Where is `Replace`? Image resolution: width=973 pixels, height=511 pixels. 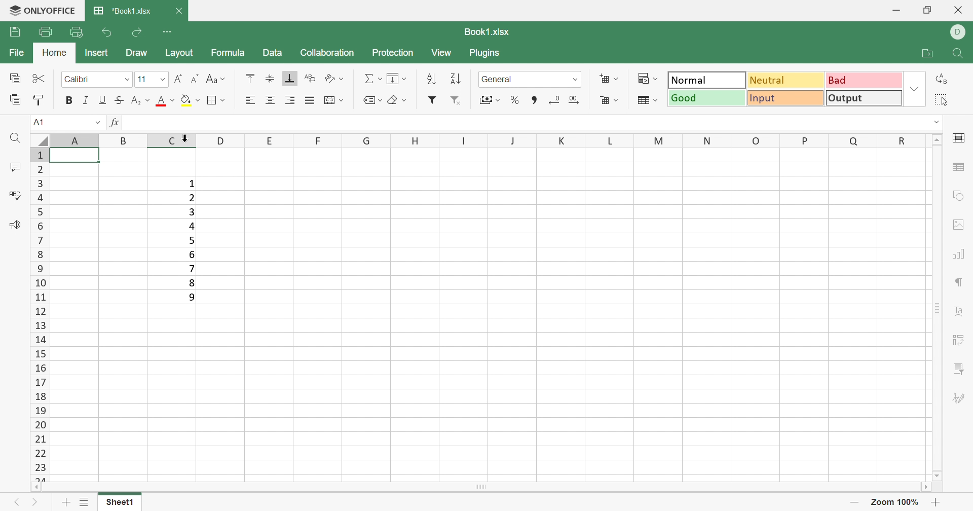 Replace is located at coordinates (941, 80).